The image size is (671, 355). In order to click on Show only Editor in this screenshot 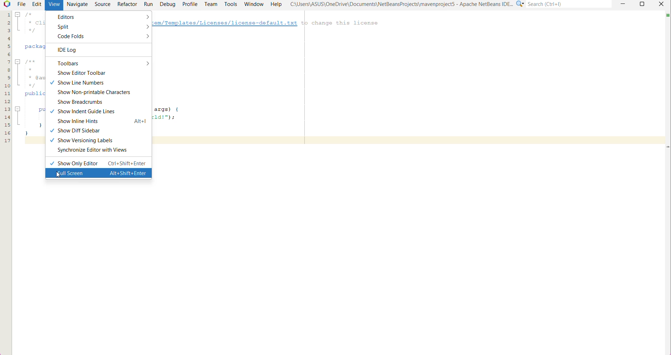, I will do `click(98, 164)`.